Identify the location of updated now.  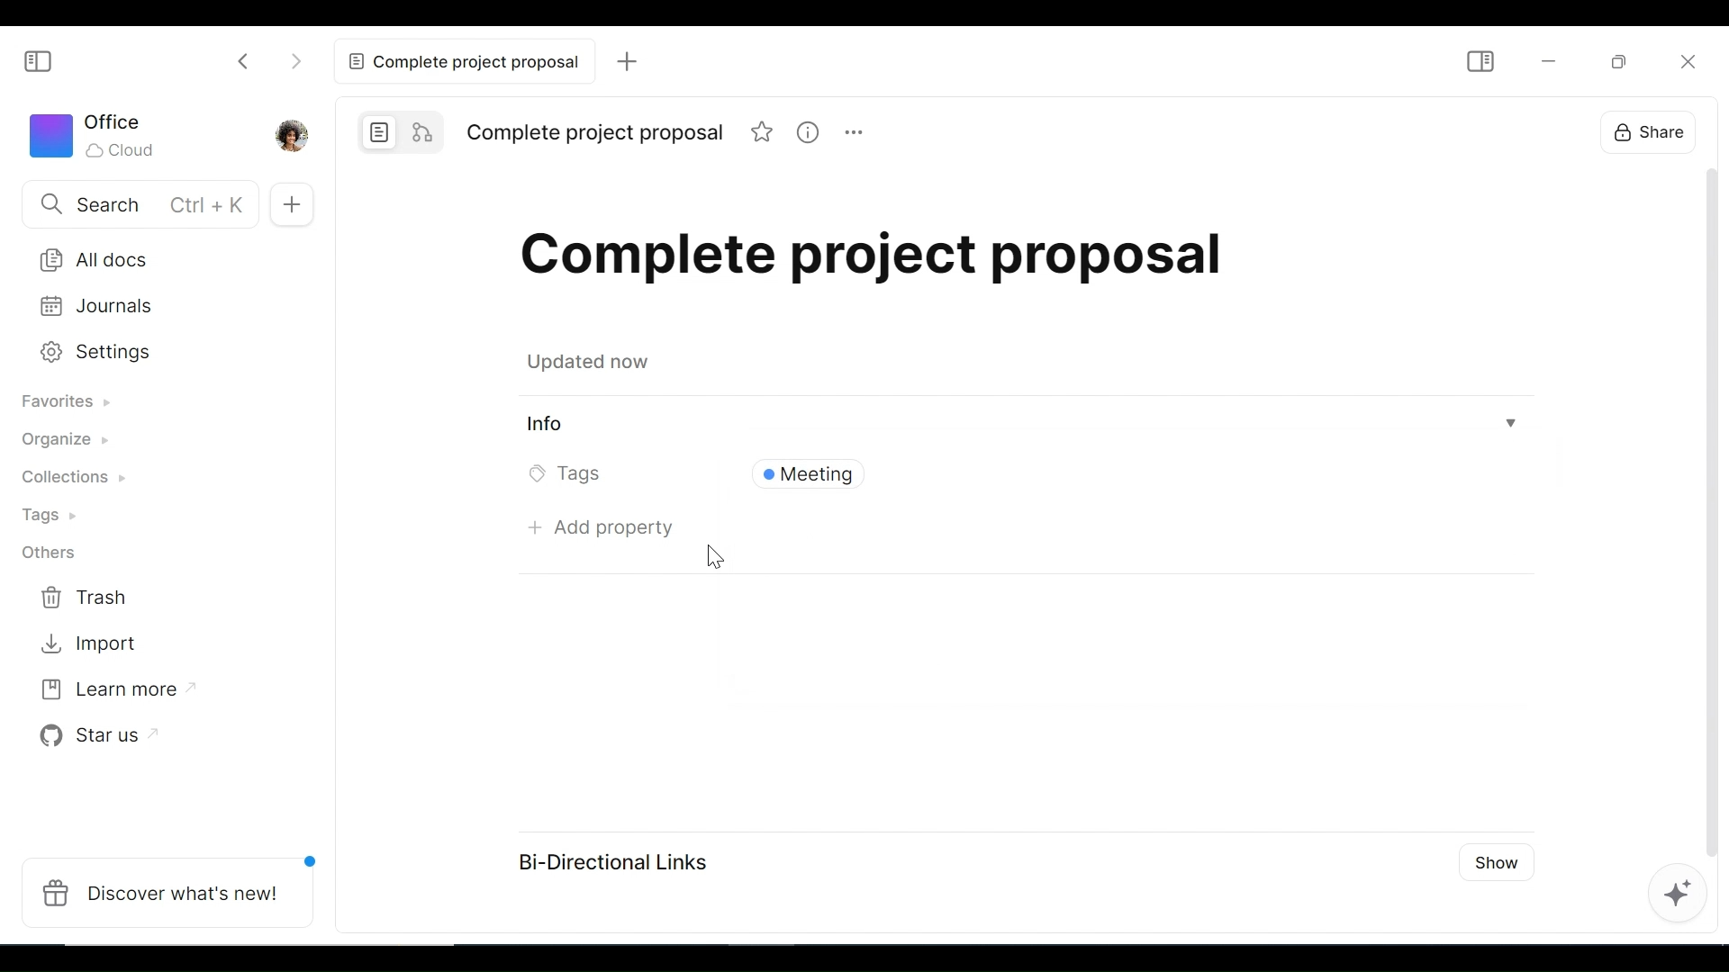
(593, 362).